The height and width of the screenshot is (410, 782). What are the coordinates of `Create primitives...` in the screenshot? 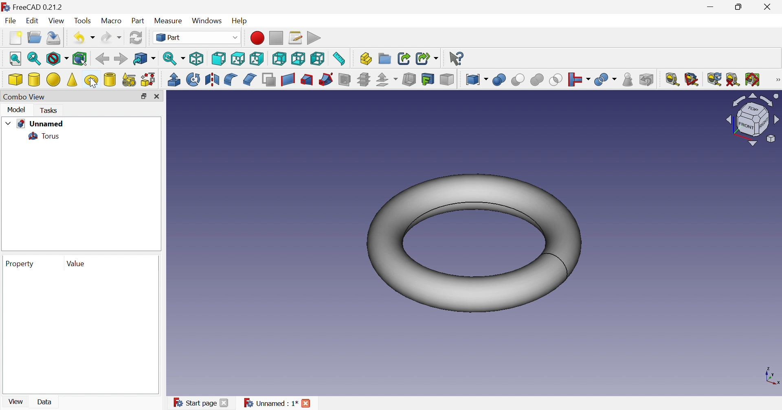 It's located at (129, 80).